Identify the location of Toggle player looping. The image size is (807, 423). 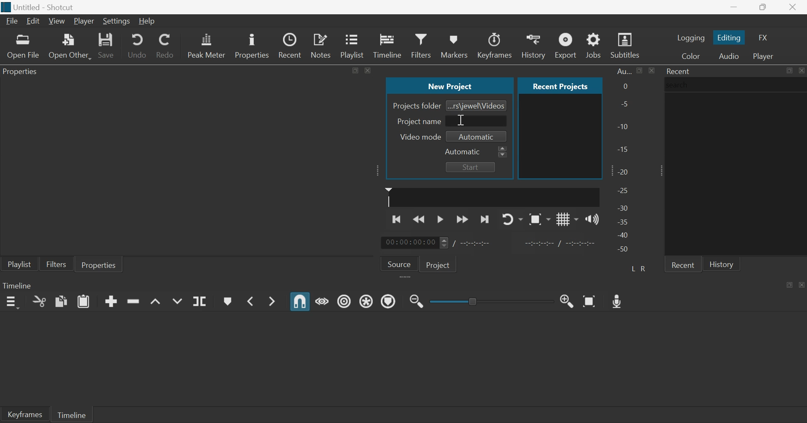
(512, 219).